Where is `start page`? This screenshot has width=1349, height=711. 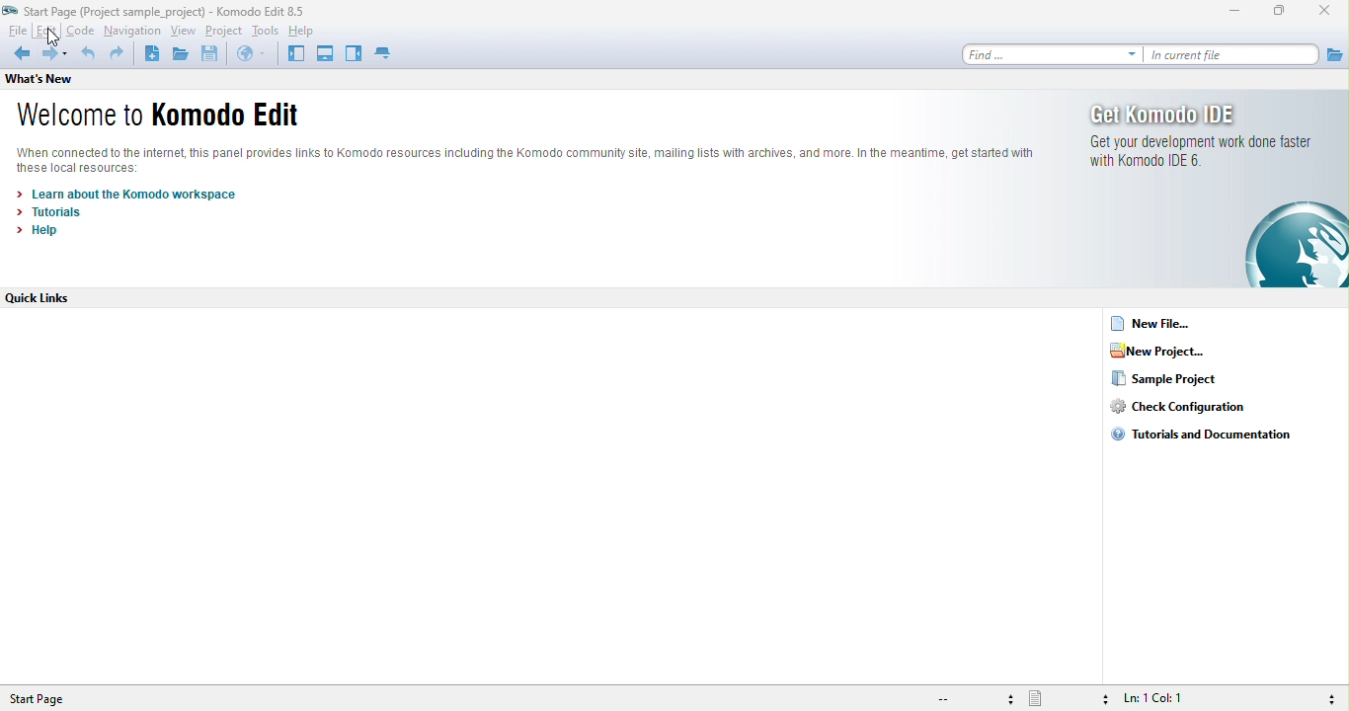
start page is located at coordinates (47, 699).